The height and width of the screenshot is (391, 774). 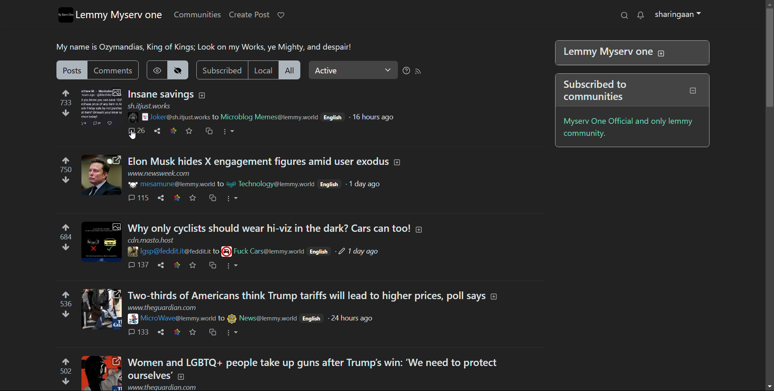 What do you see at coordinates (161, 95) in the screenshot?
I see `post title` at bounding box center [161, 95].